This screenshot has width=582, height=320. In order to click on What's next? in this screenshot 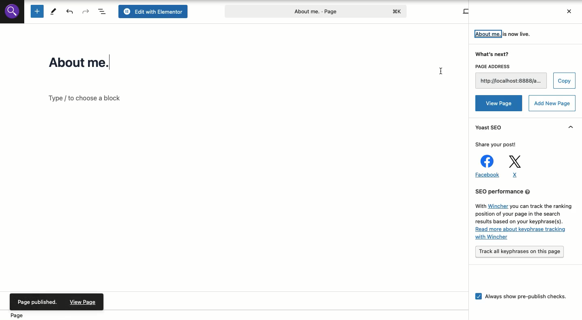, I will do `click(493, 54)`.